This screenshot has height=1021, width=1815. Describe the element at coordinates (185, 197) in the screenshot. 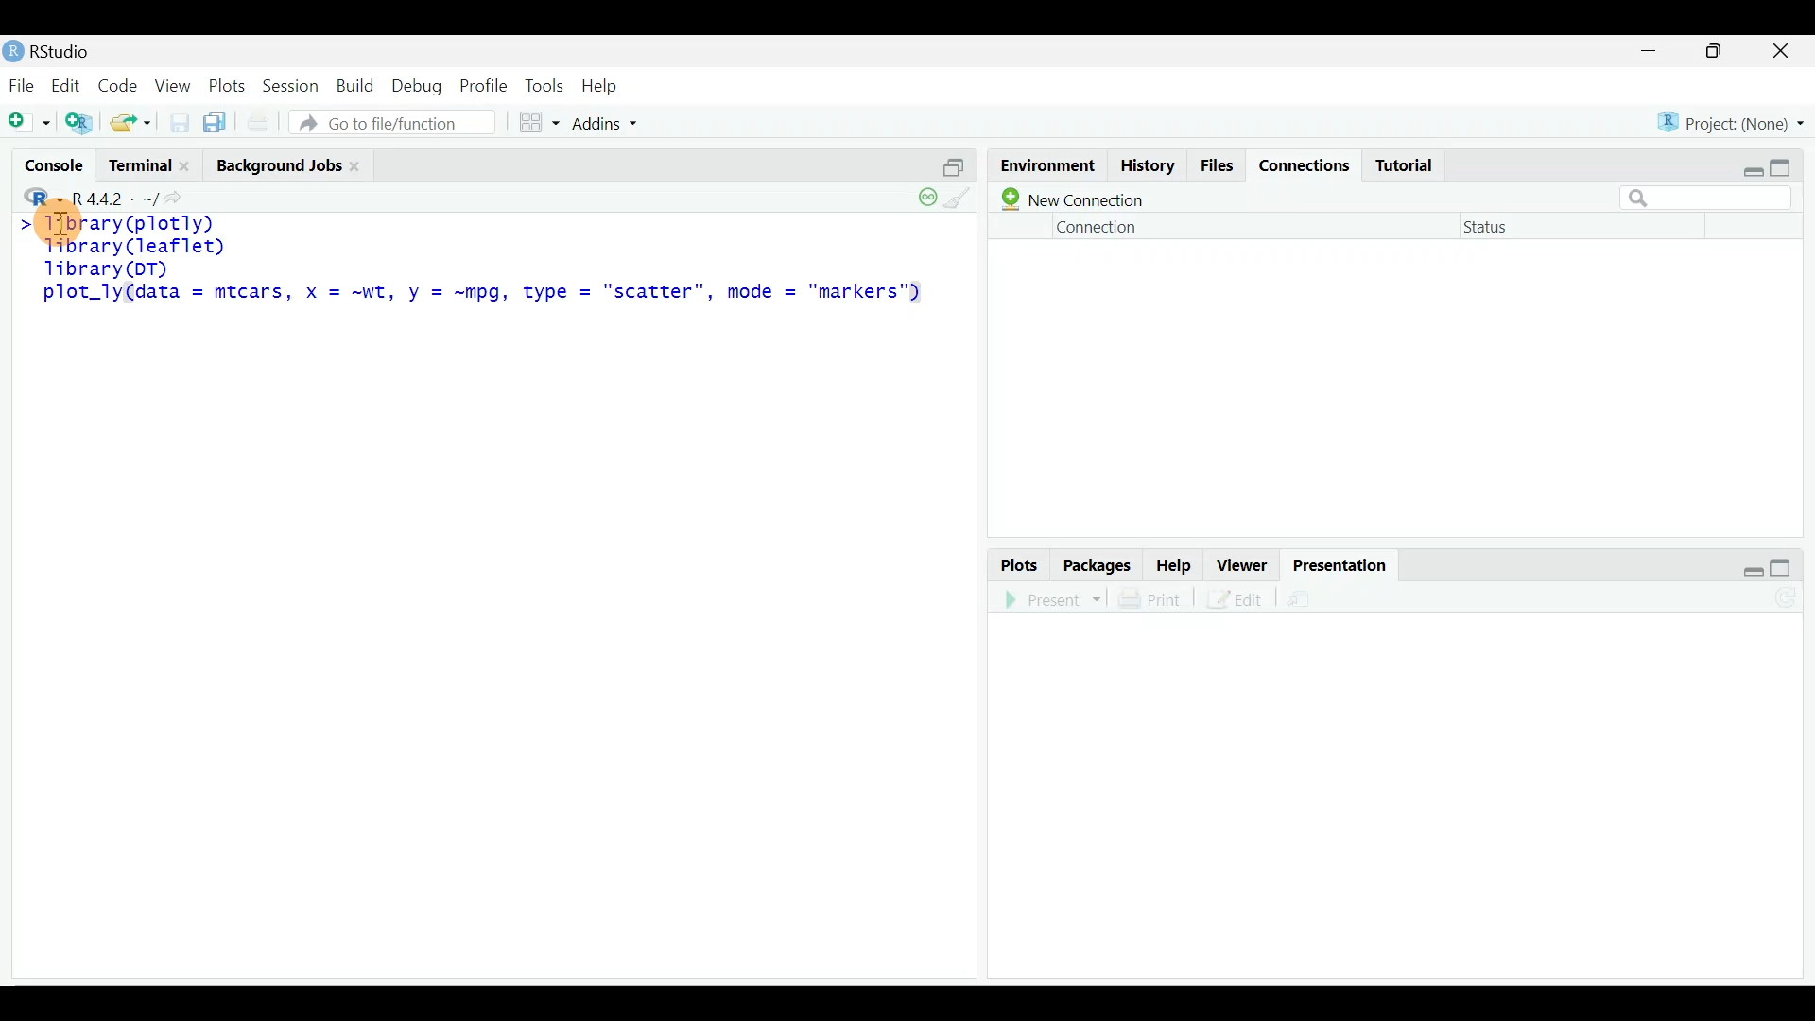

I see `View the current working directory` at that location.